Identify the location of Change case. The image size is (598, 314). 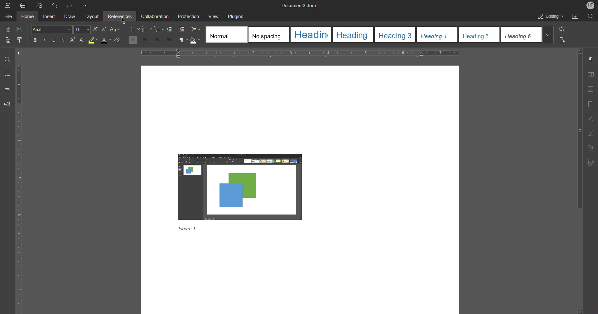
(115, 29).